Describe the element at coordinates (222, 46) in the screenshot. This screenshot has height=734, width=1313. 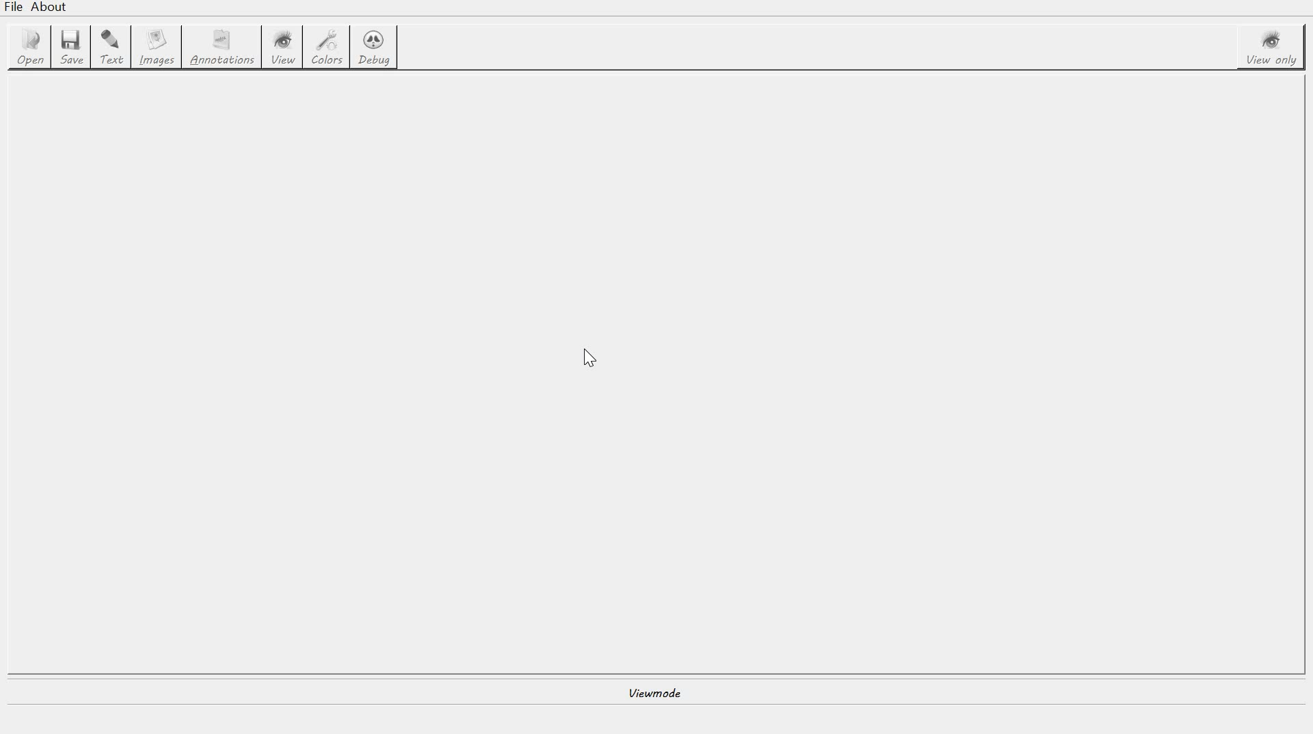
I see `annotations` at that location.